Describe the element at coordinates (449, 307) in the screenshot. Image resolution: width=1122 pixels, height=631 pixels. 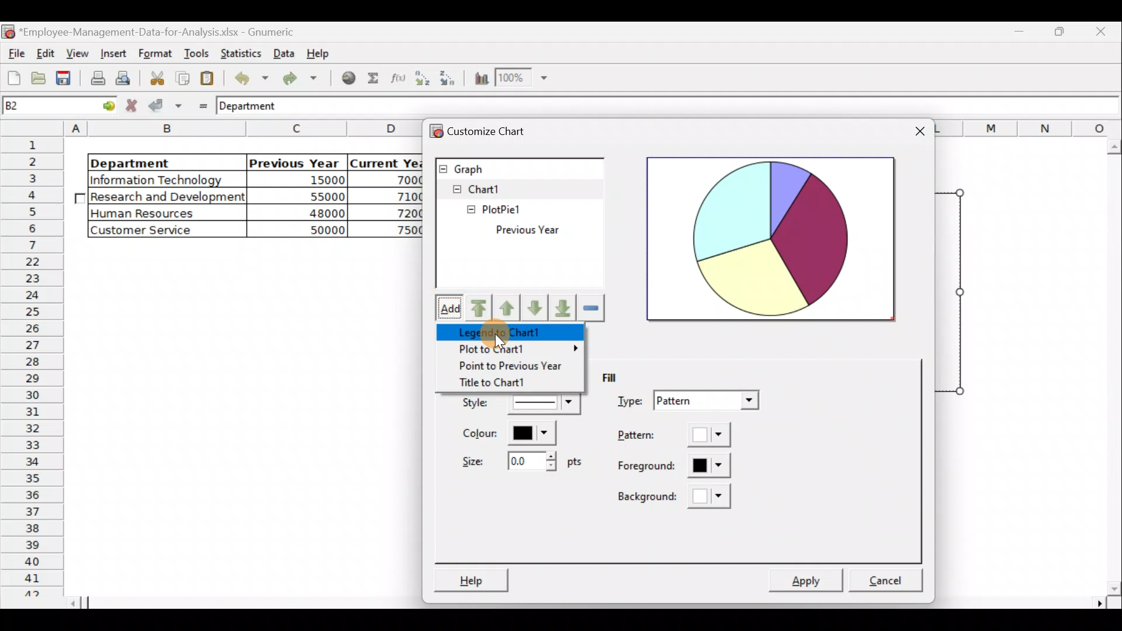
I see `Add` at that location.